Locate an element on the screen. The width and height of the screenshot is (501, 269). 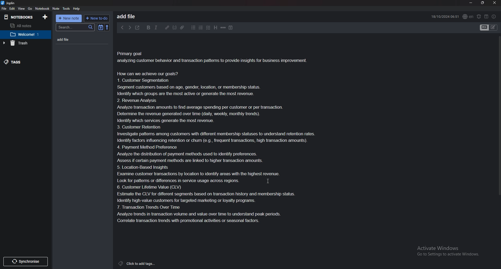
new note is located at coordinates (69, 18).